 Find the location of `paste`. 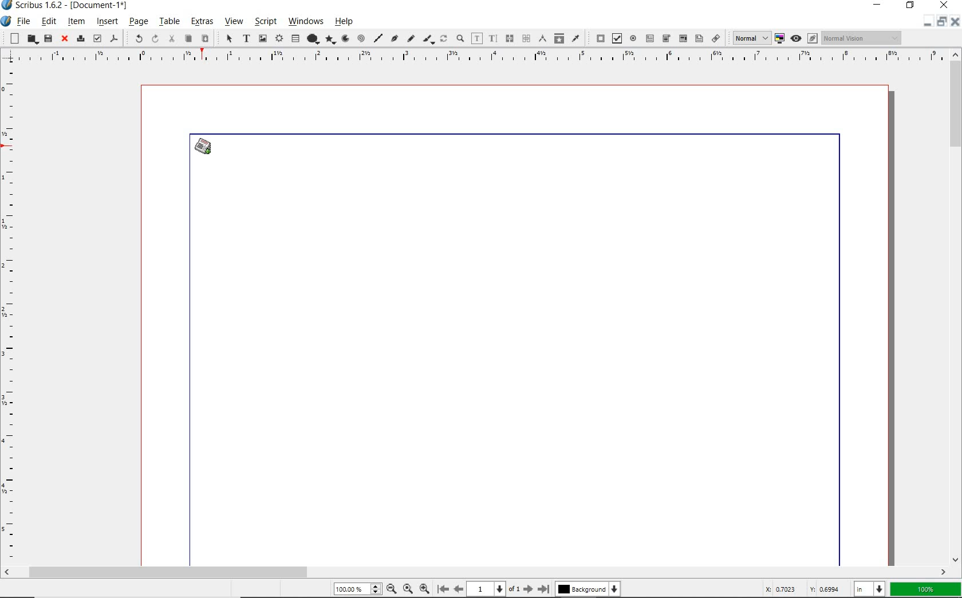

paste is located at coordinates (204, 38).